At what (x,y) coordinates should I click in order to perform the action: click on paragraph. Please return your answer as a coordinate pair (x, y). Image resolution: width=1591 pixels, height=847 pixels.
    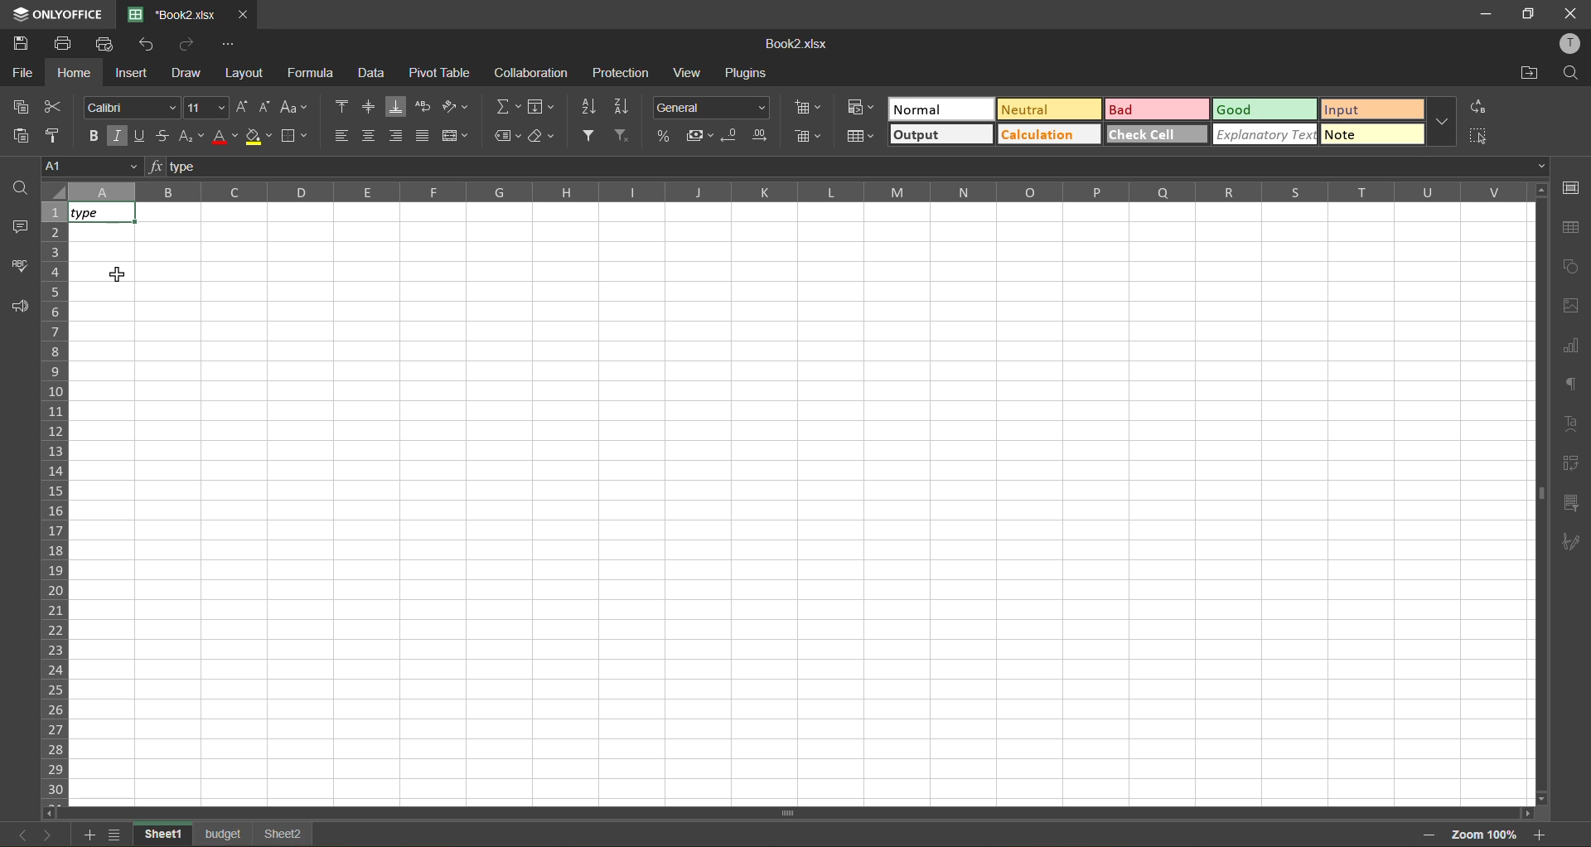
    Looking at the image, I should click on (1571, 385).